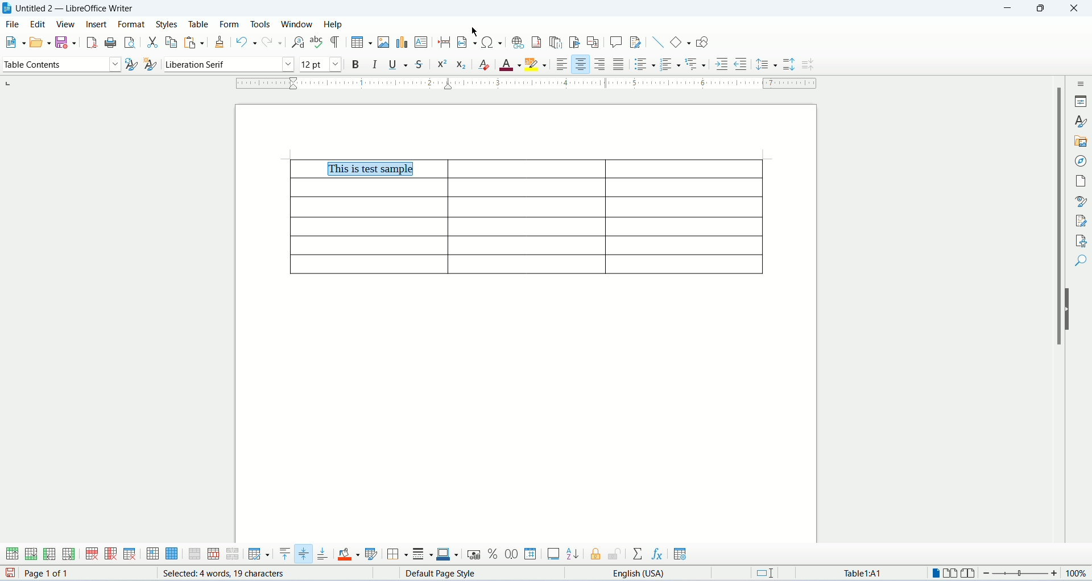 This screenshot has height=581, width=1092. What do you see at coordinates (317, 42) in the screenshot?
I see `spell check` at bounding box center [317, 42].